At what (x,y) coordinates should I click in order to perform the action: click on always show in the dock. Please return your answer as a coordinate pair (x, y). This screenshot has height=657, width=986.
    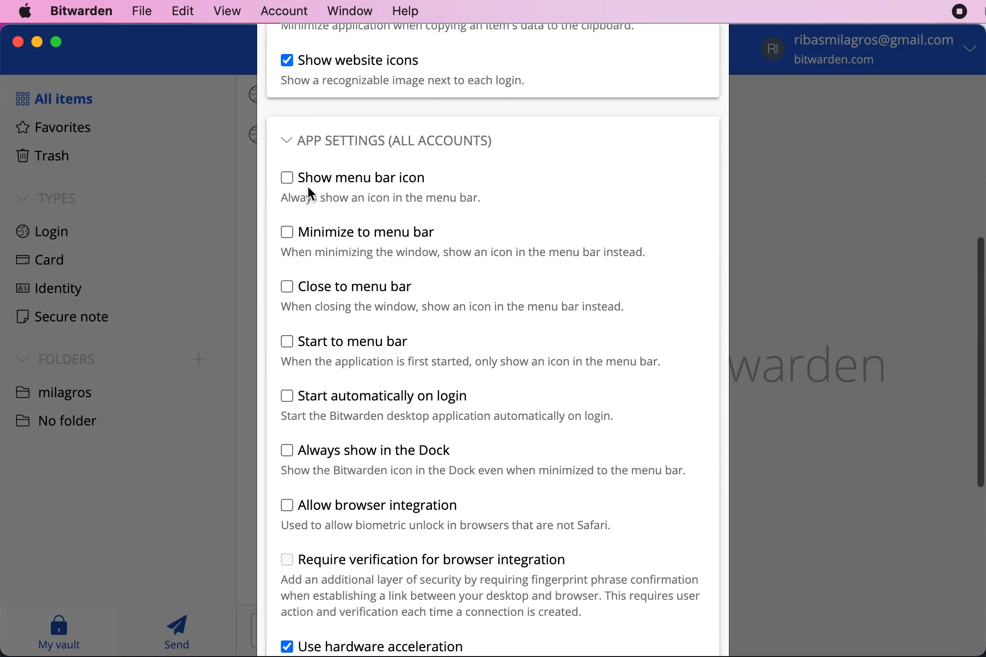
    Looking at the image, I should click on (493, 457).